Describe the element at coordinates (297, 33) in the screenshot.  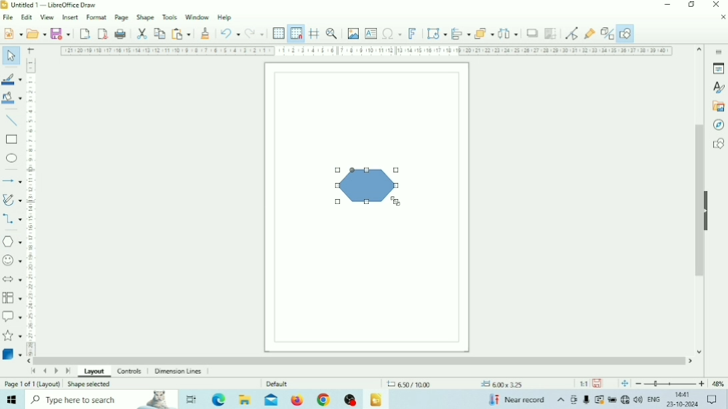
I see `Snap to Grid` at that location.